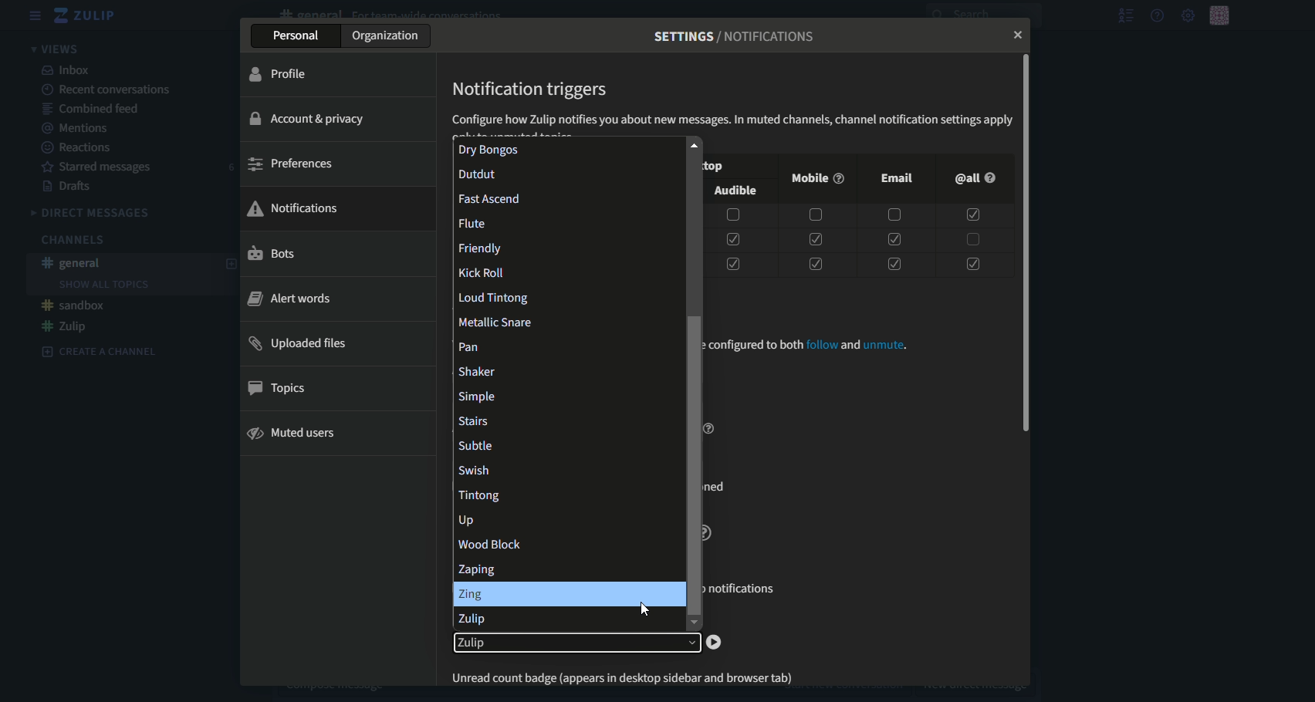 This screenshot has height=702, width=1315. What do you see at coordinates (569, 221) in the screenshot?
I see `flute` at bounding box center [569, 221].